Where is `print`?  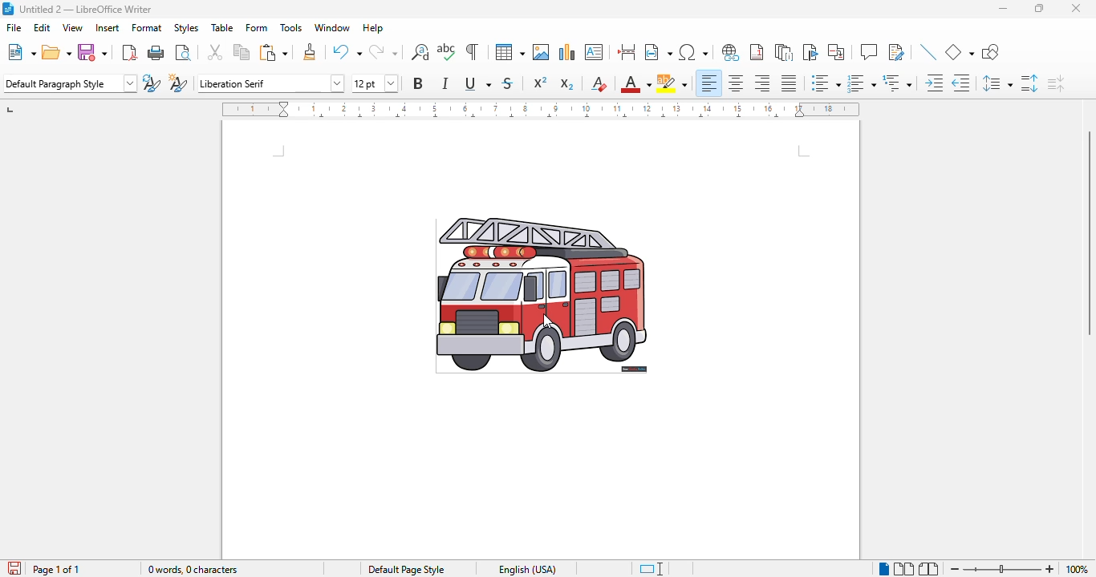 print is located at coordinates (156, 53).